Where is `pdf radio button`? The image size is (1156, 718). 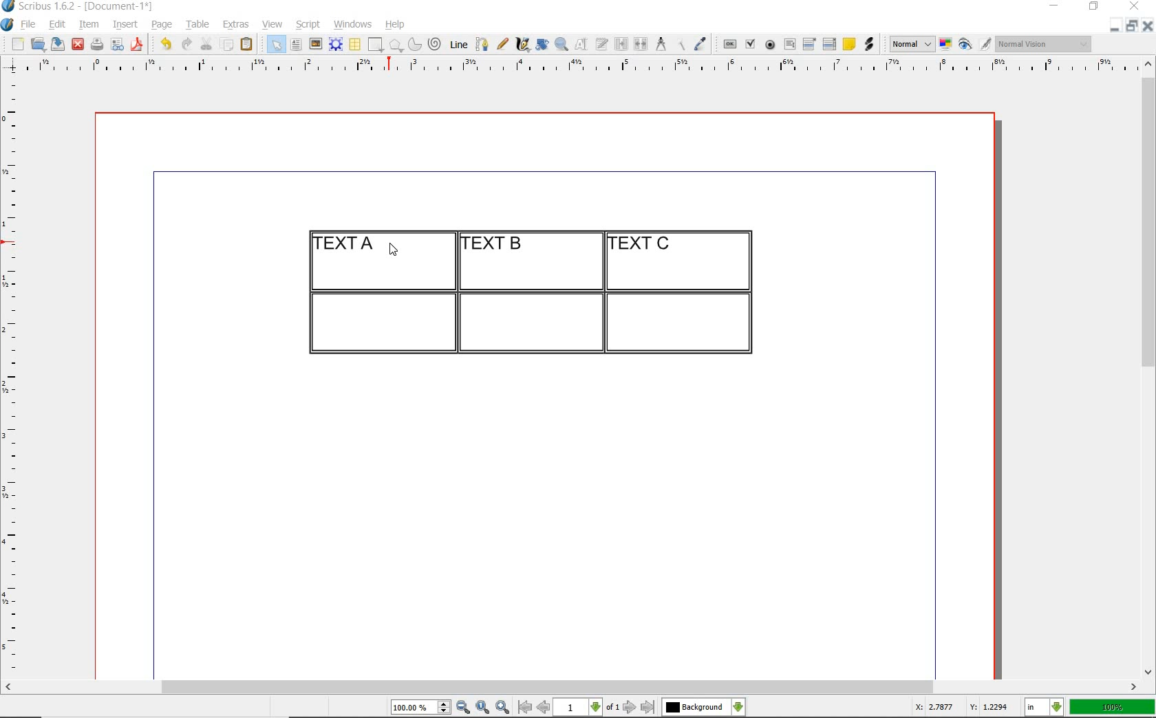
pdf radio button is located at coordinates (770, 46).